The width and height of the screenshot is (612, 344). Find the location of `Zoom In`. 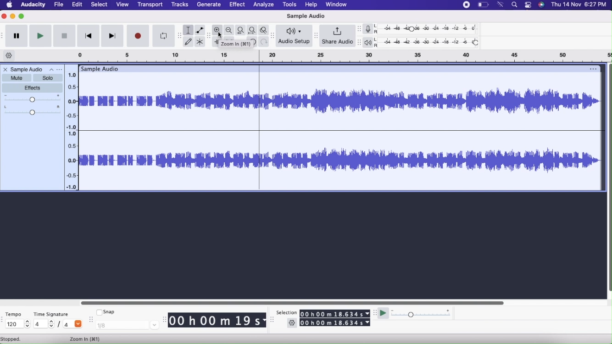

Zoom In is located at coordinates (86, 339).